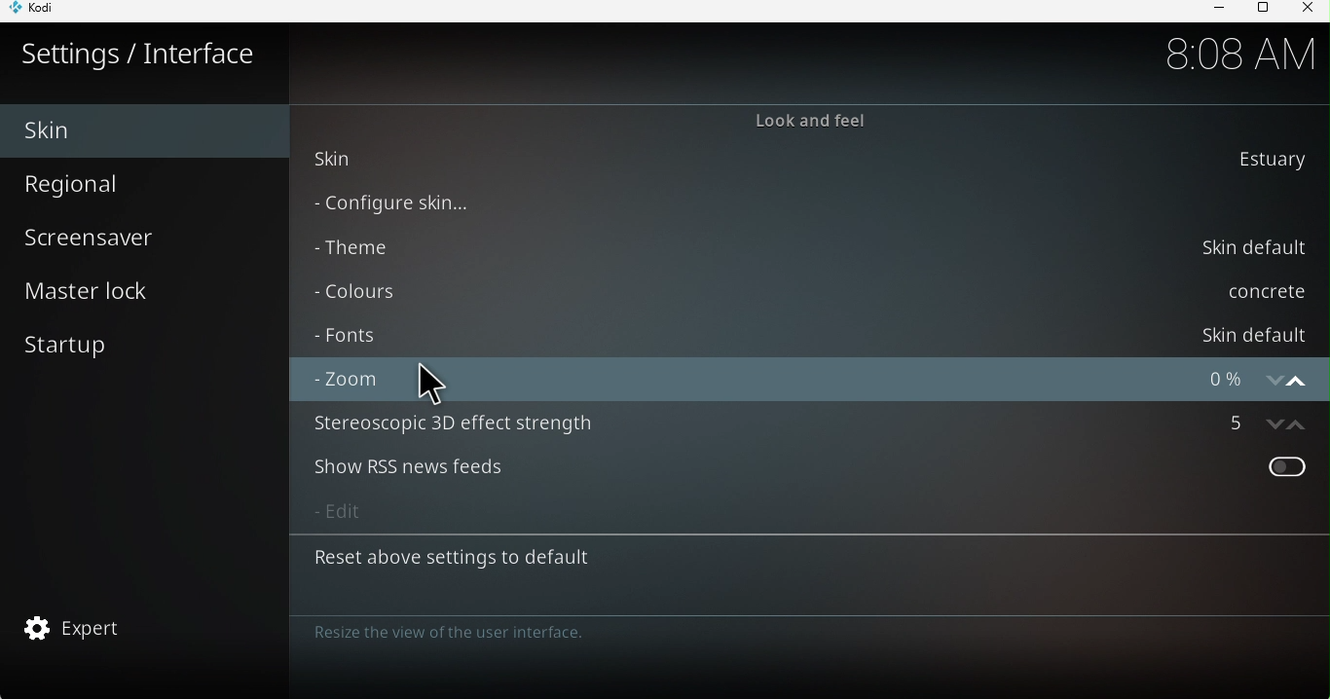 This screenshot has width=1330, height=699. What do you see at coordinates (806, 467) in the screenshot?
I see `Show RSS news feeds` at bounding box center [806, 467].